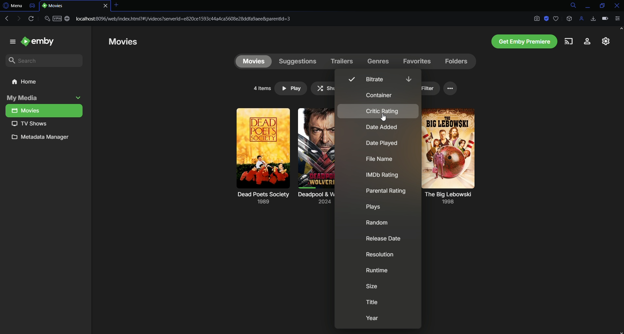 The width and height of the screenshot is (624, 334). Describe the element at coordinates (619, 19) in the screenshot. I see `Options` at that location.